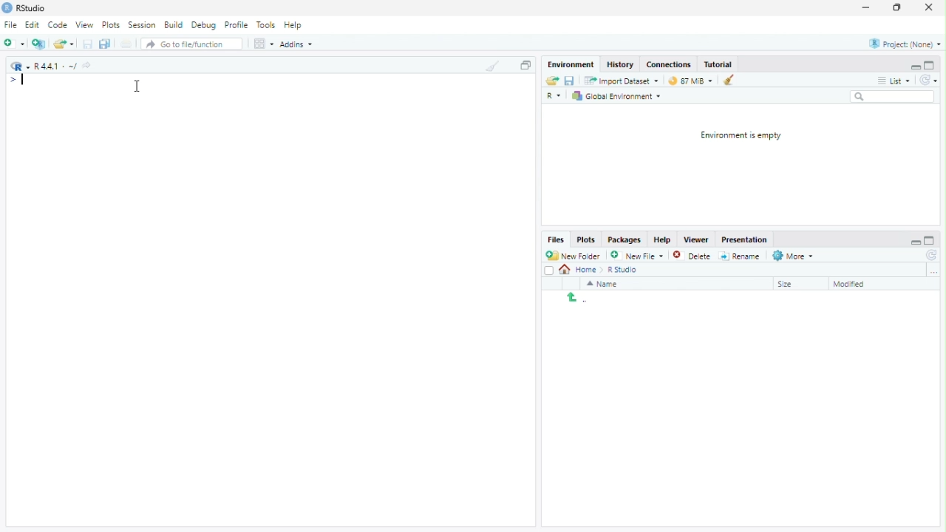 The height and width of the screenshot is (532, 946). What do you see at coordinates (669, 64) in the screenshot?
I see `Connections` at bounding box center [669, 64].